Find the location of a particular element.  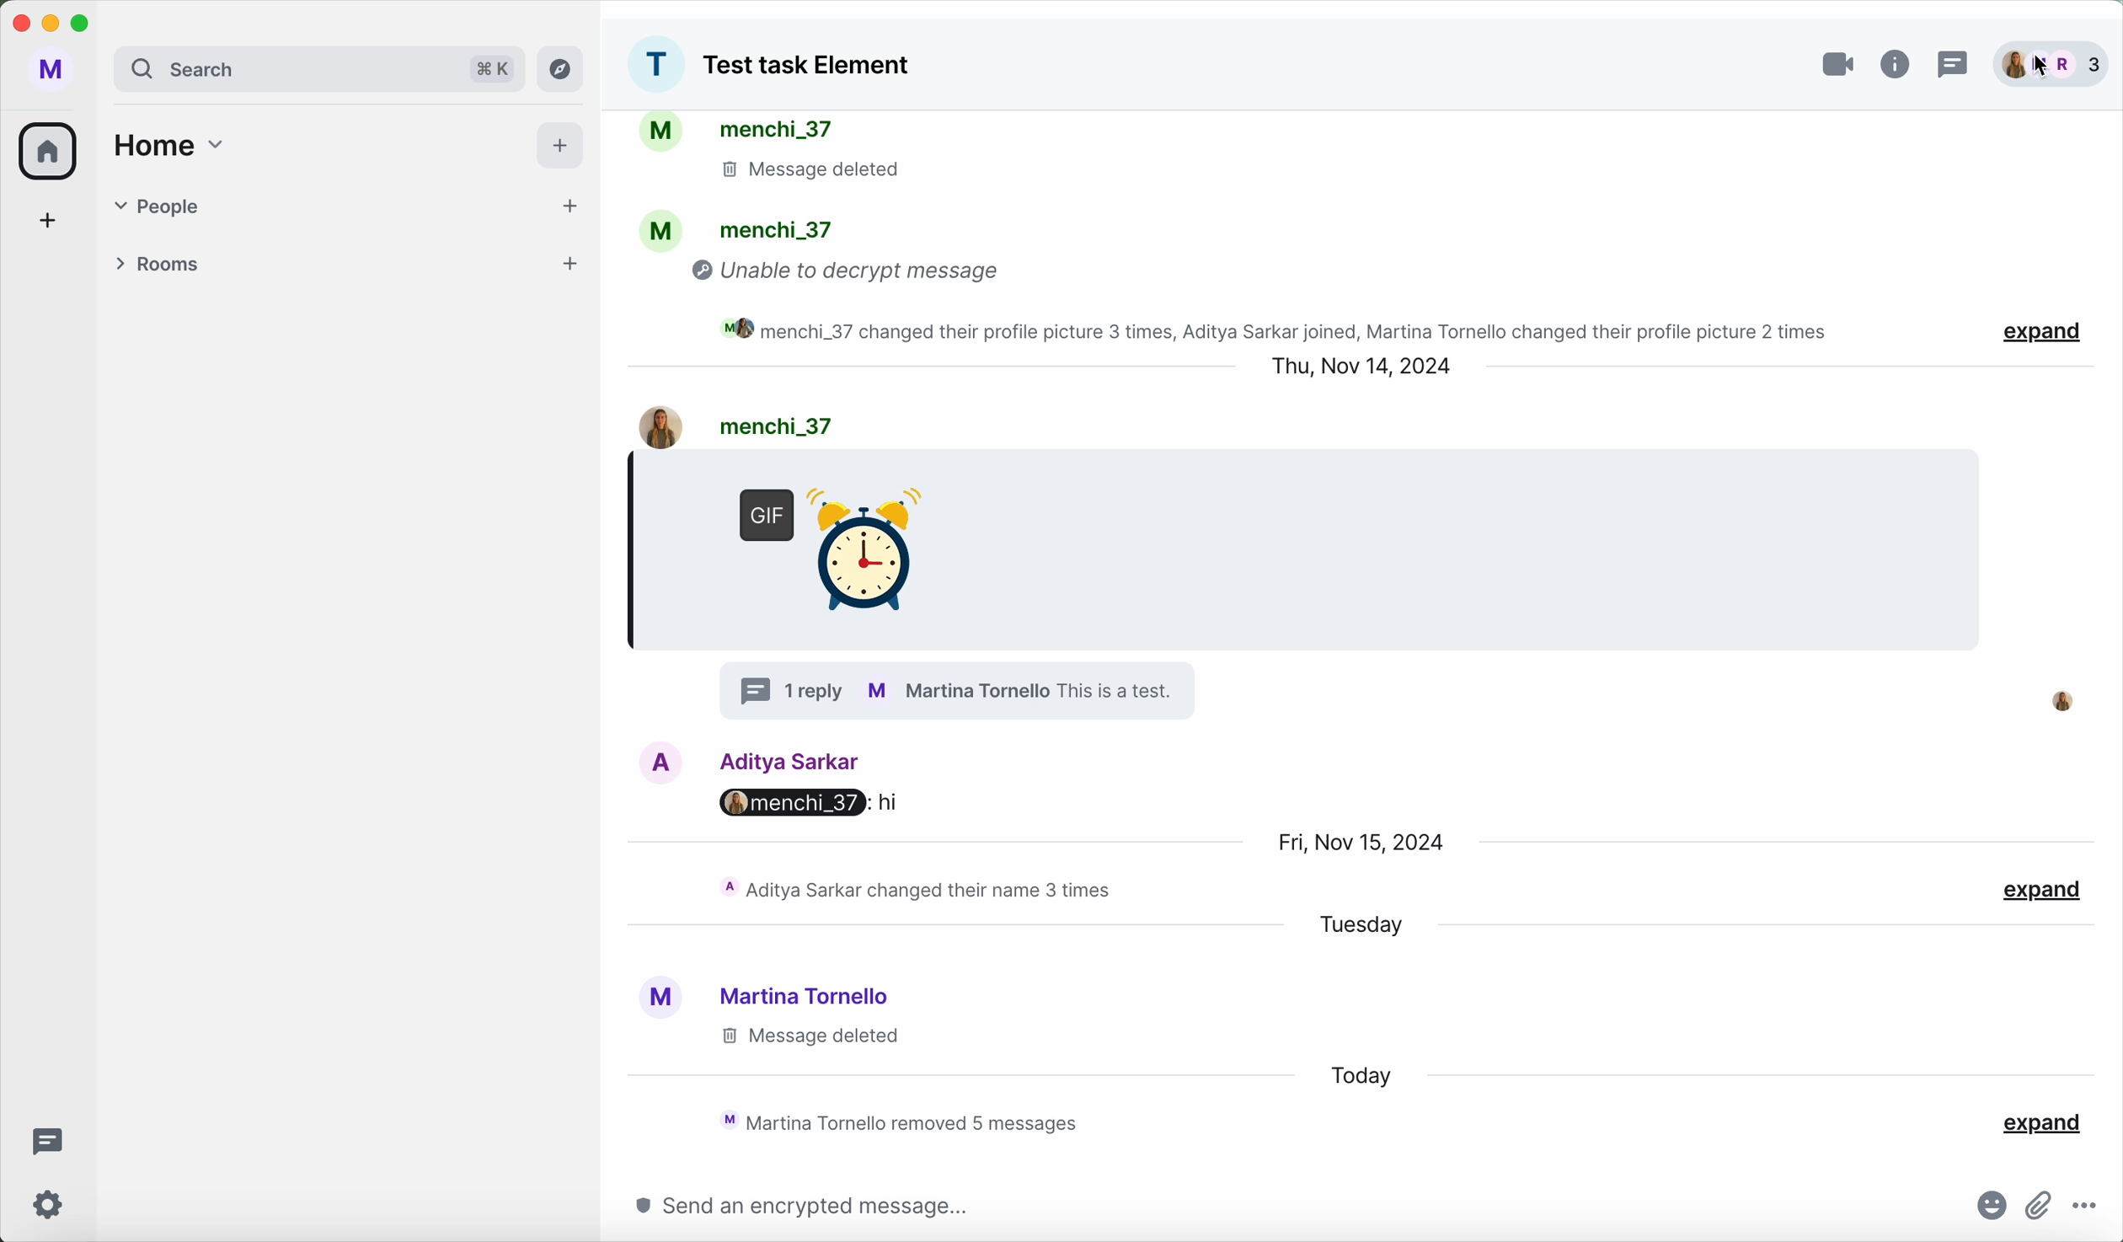

activity chat is located at coordinates (907, 1121).